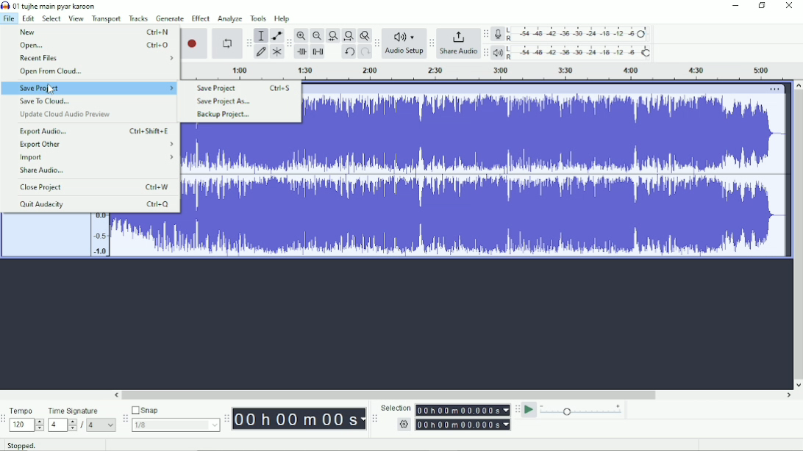  I want to click on Quit Audacity, so click(94, 205).